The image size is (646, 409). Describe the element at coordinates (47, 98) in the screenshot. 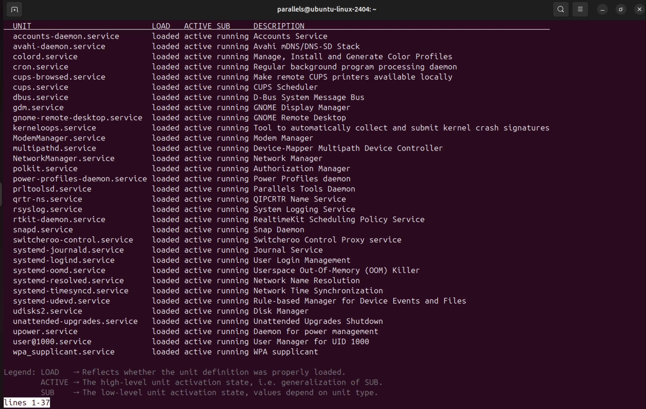

I see `dubs service` at that location.